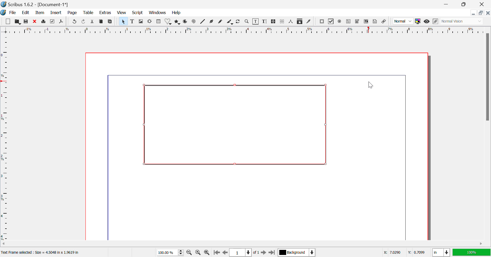  I want to click on Open, so click(17, 21).